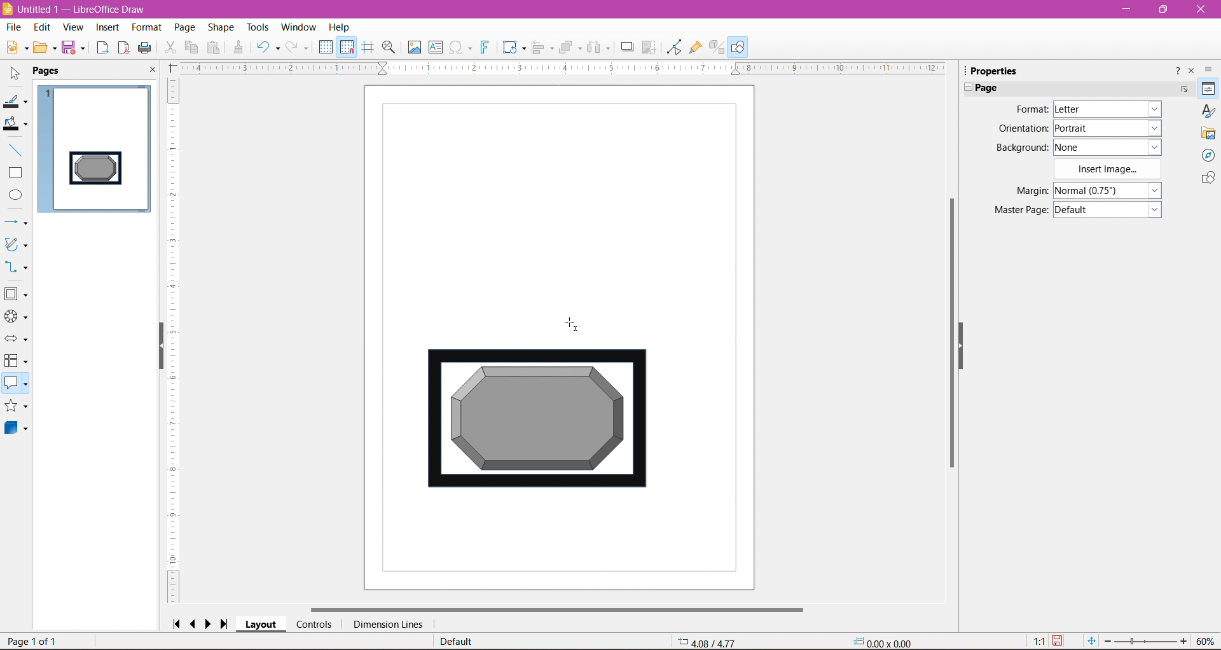 This screenshot has width=1221, height=650. I want to click on Ruler, so click(562, 69).